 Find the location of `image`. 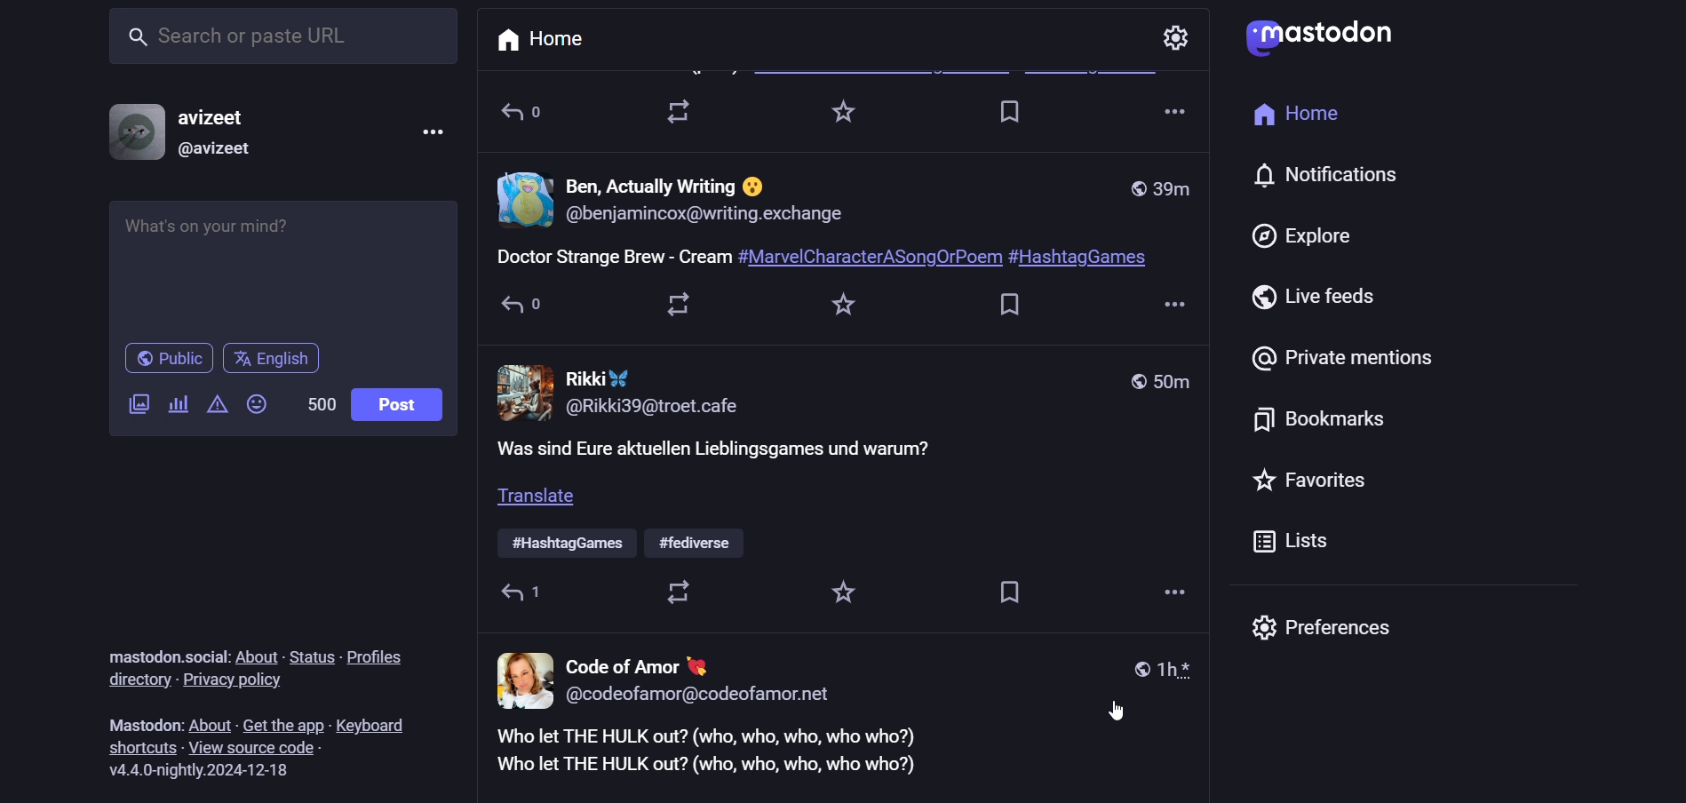

image is located at coordinates (525, 391).